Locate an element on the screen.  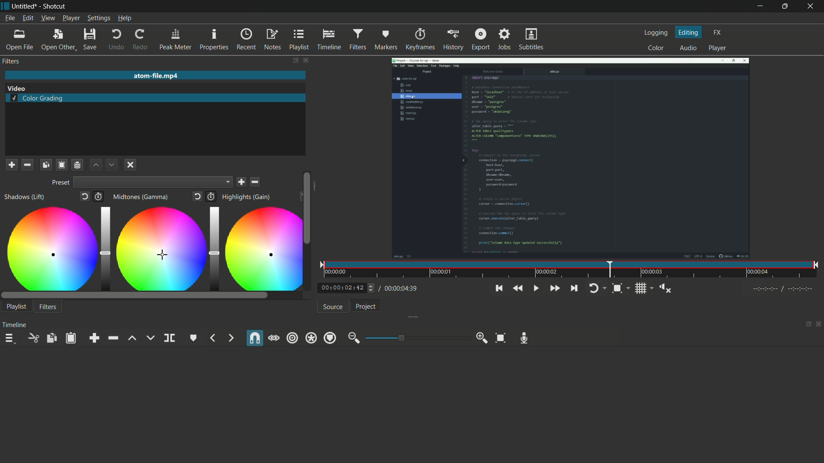
close filter is located at coordinates (304, 60).